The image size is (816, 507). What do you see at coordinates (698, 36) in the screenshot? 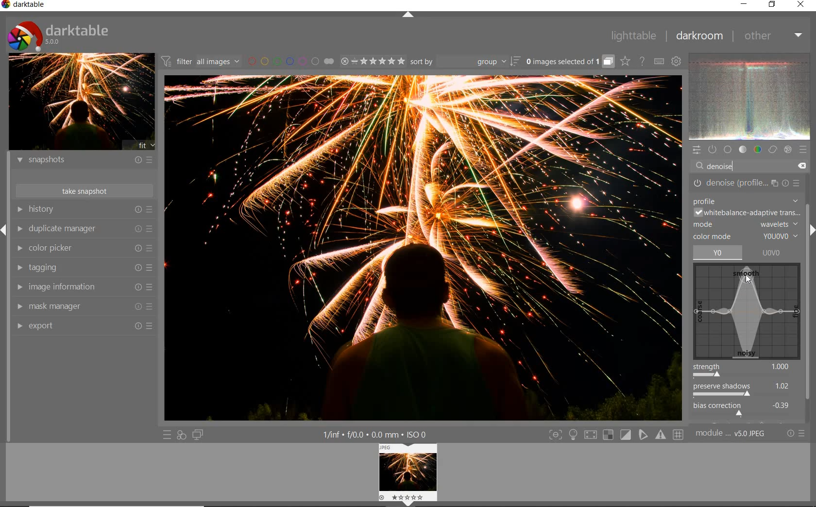
I see `darkroom` at bounding box center [698, 36].